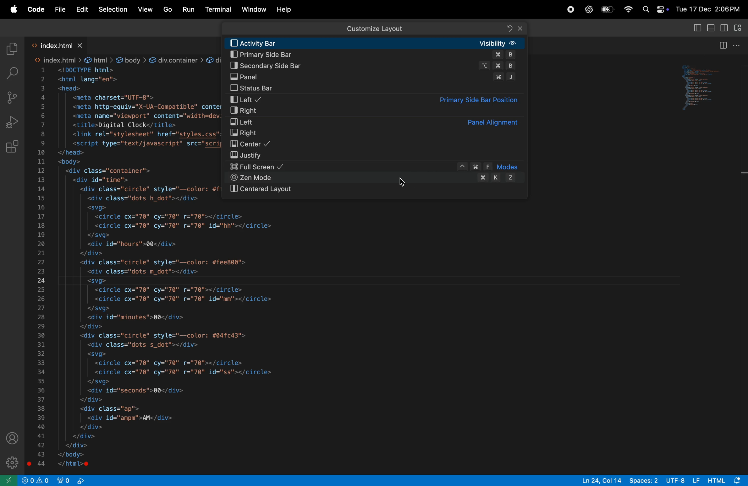 This screenshot has height=486, width=748. I want to click on explore, so click(12, 49).